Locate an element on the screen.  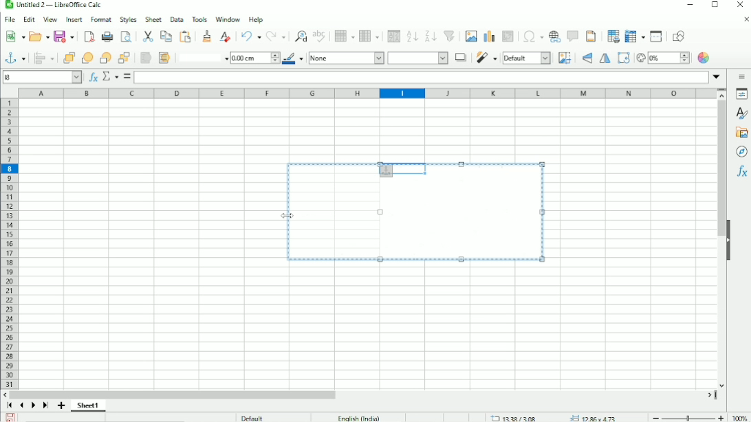
Current cell is located at coordinates (43, 76).